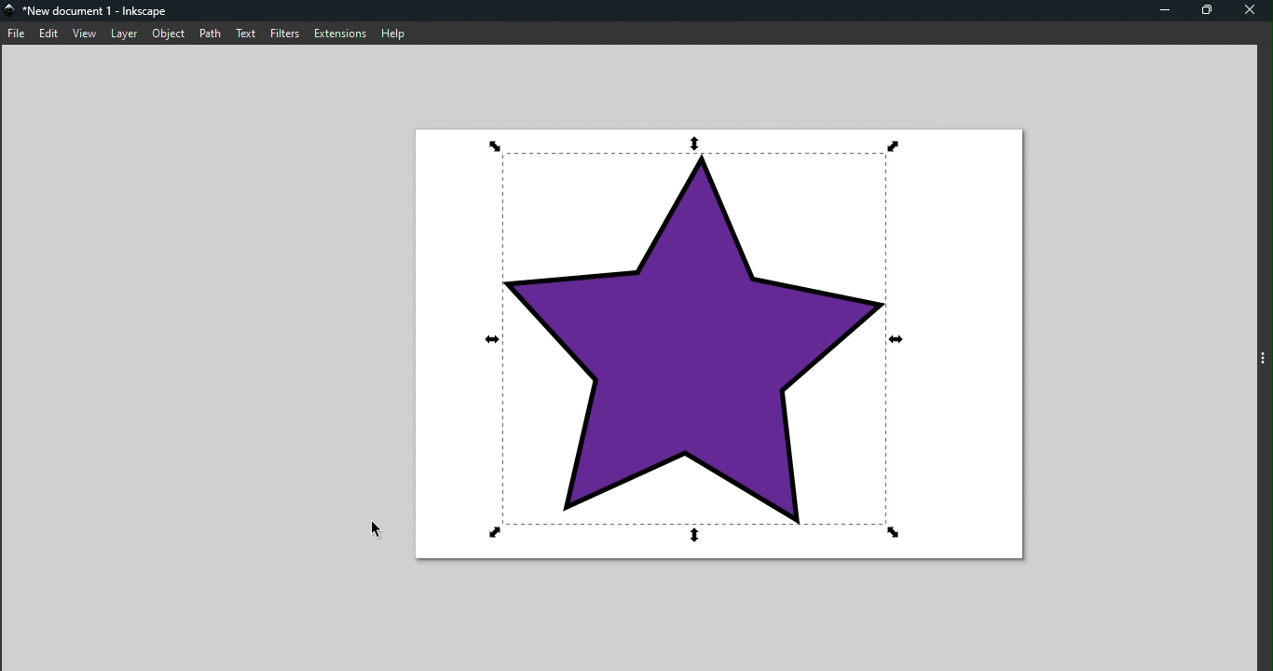 This screenshot has width=1273, height=671. I want to click on Layer, so click(125, 34).